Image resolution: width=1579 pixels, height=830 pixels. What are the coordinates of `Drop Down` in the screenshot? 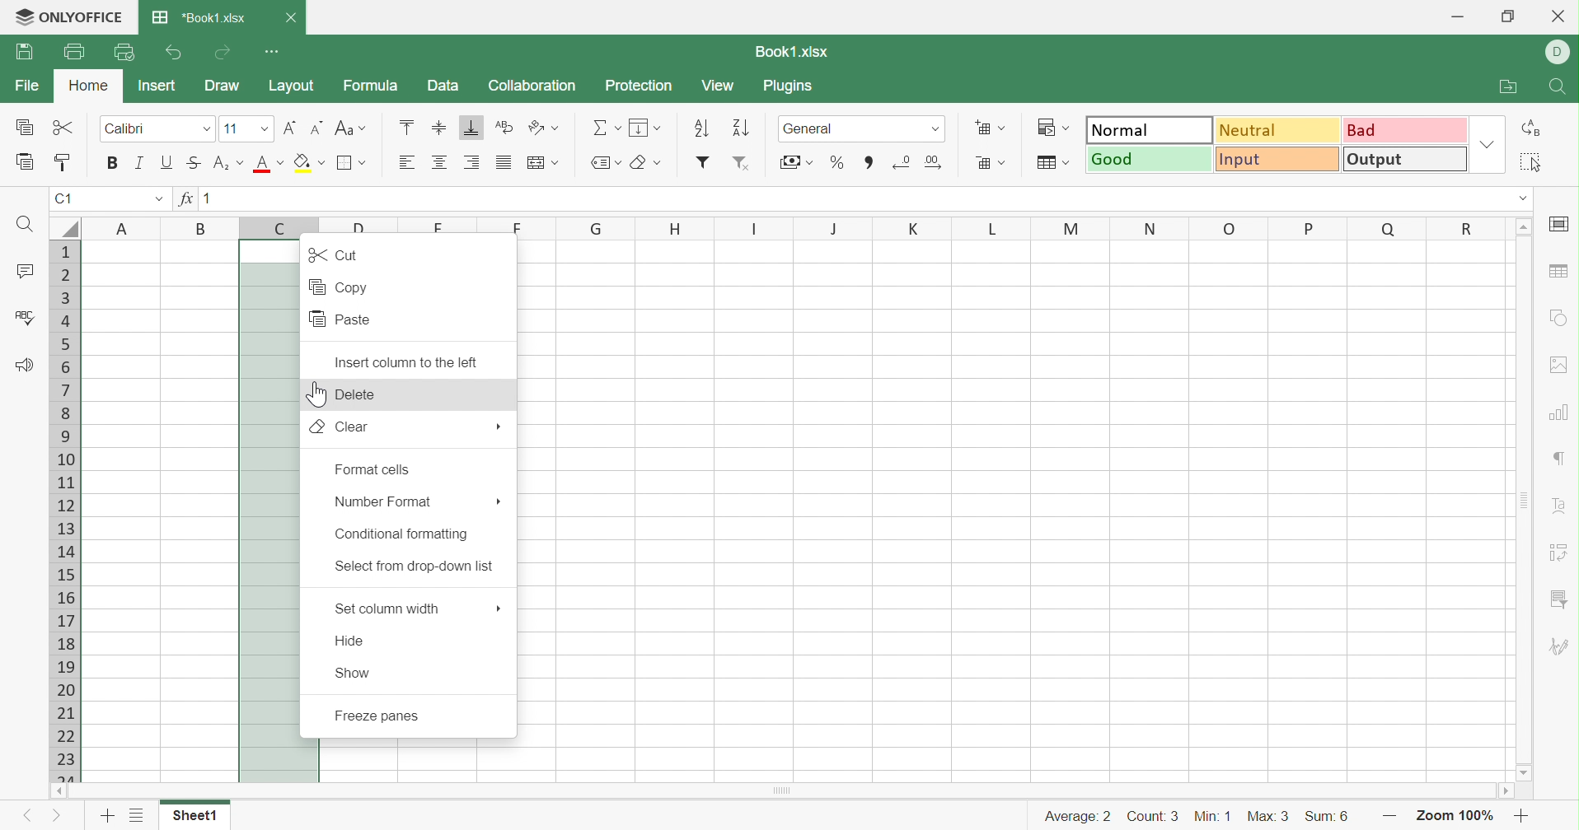 It's located at (209, 129).